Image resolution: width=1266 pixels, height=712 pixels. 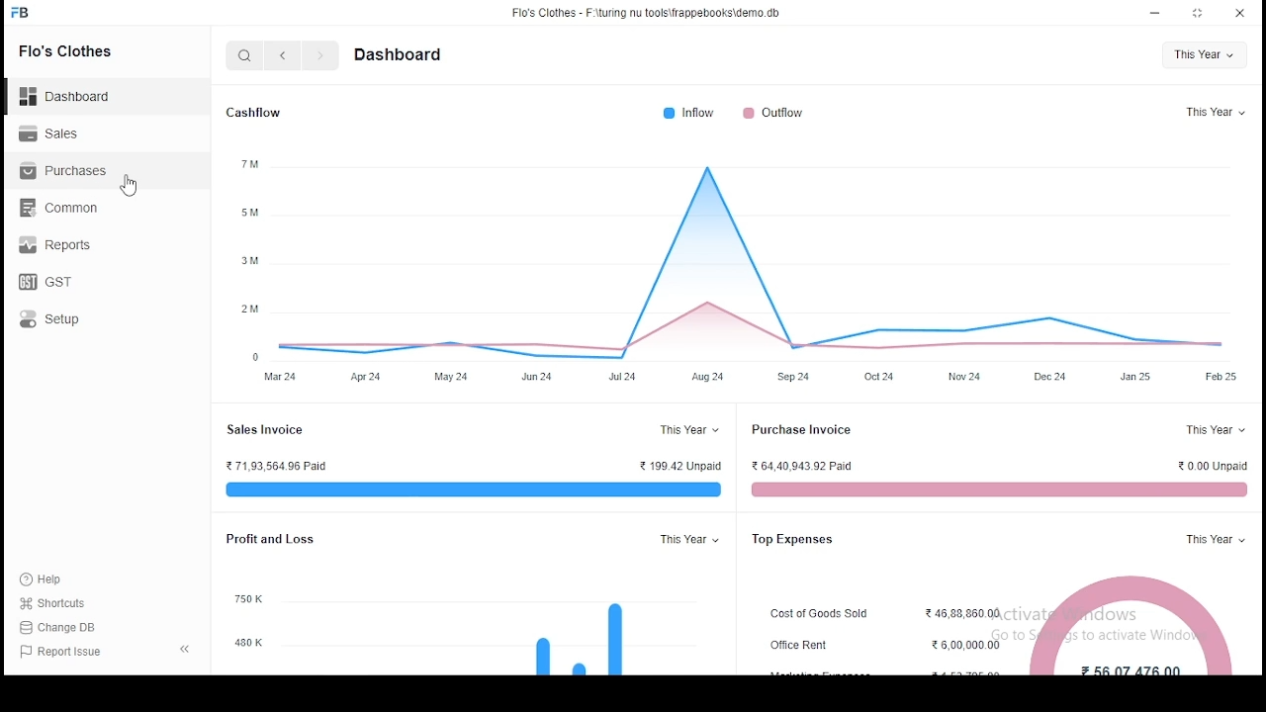 I want to click on jan 25, so click(x=1136, y=379).